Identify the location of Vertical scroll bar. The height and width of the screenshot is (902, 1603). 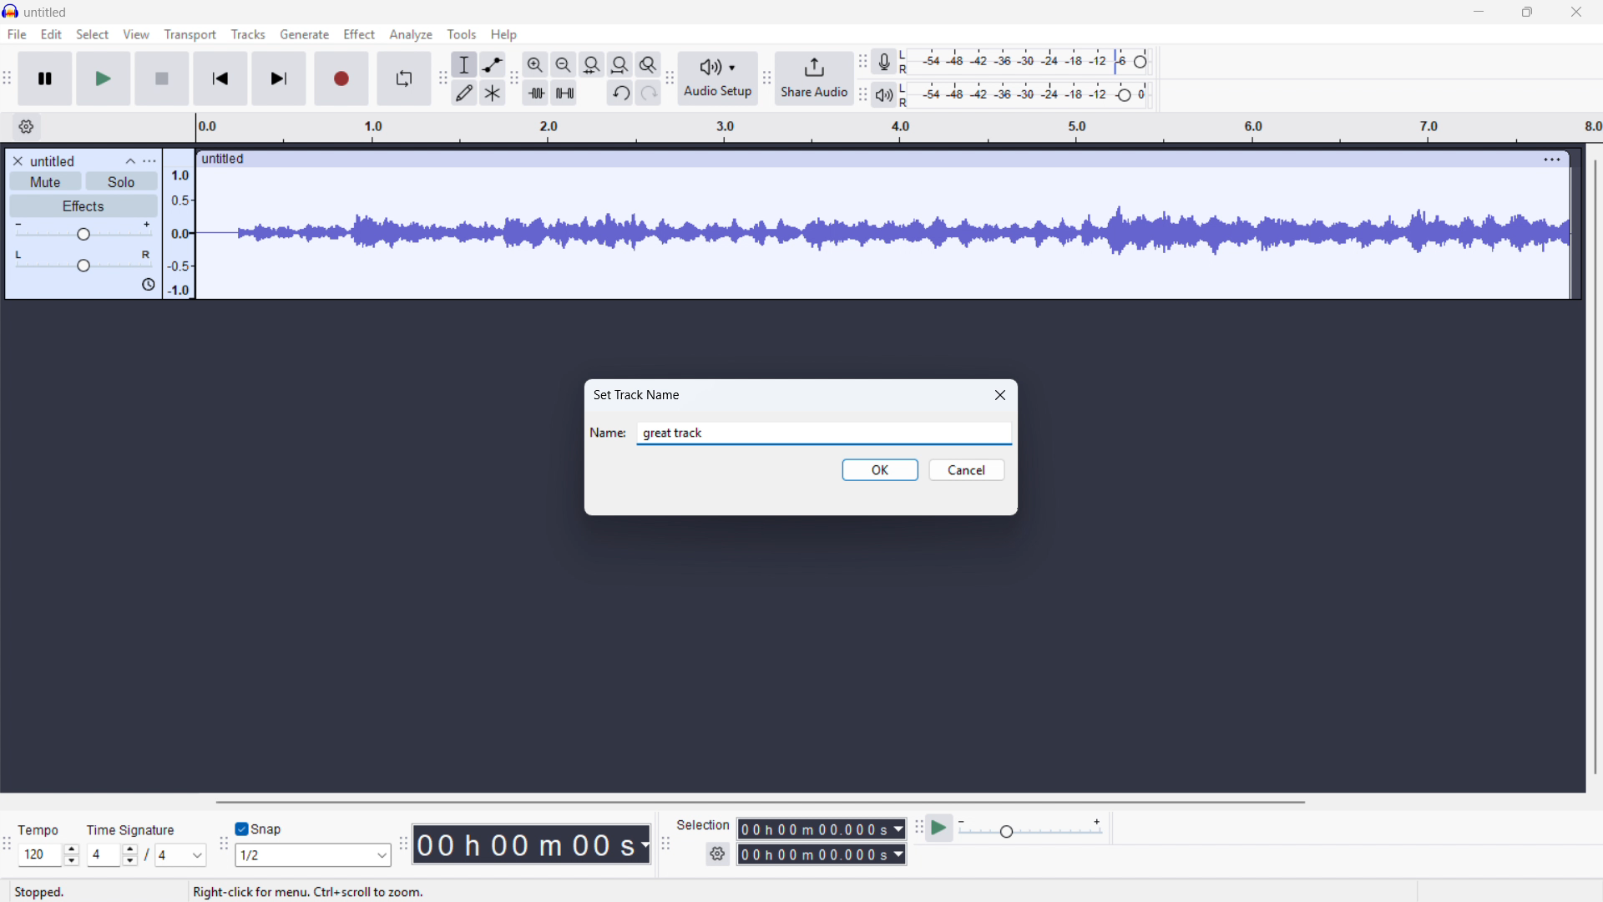
(1595, 465).